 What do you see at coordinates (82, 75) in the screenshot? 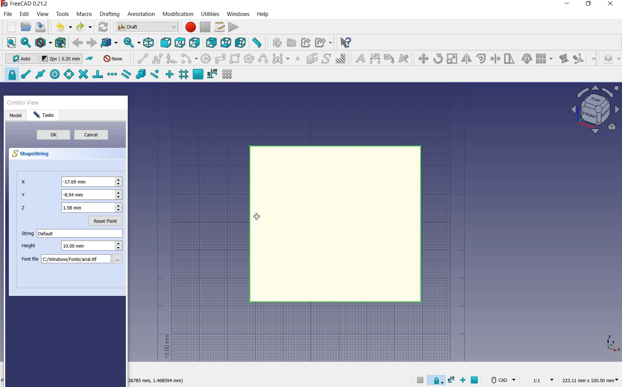
I see `snap intersection` at bounding box center [82, 75].